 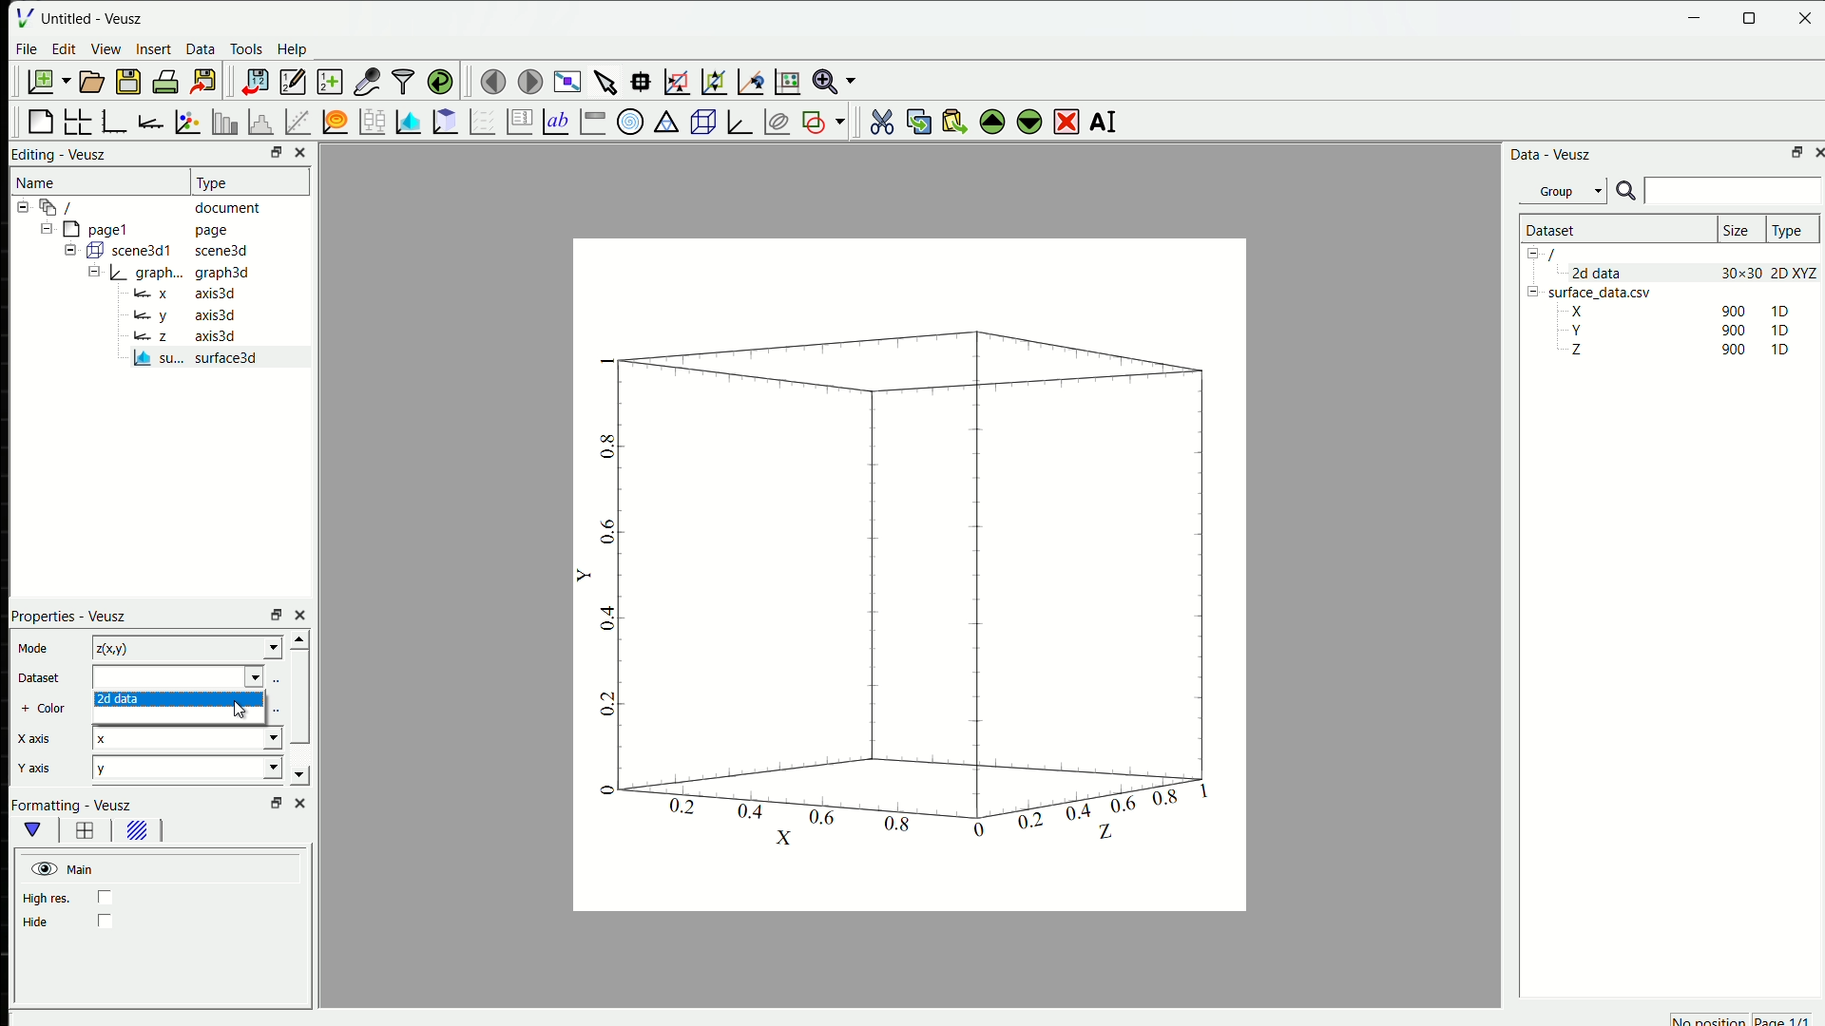 What do you see at coordinates (46, 228) in the screenshot?
I see `Collapse /expand` at bounding box center [46, 228].